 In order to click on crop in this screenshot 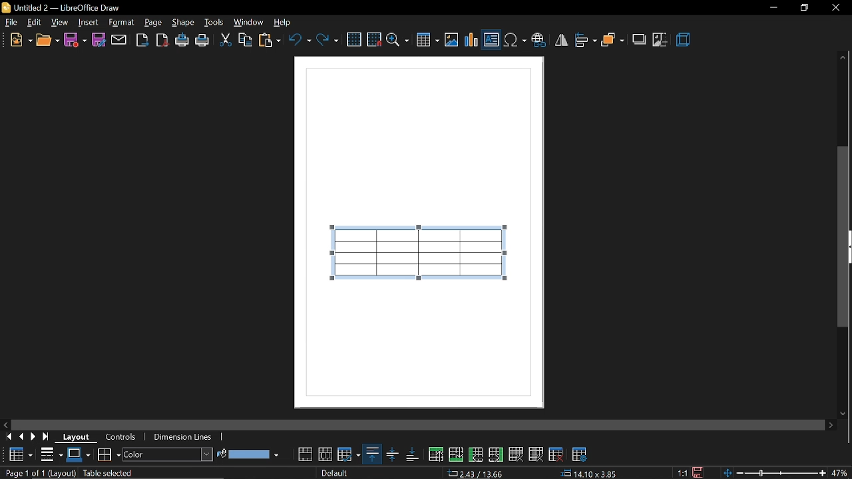, I will do `click(660, 41)`.